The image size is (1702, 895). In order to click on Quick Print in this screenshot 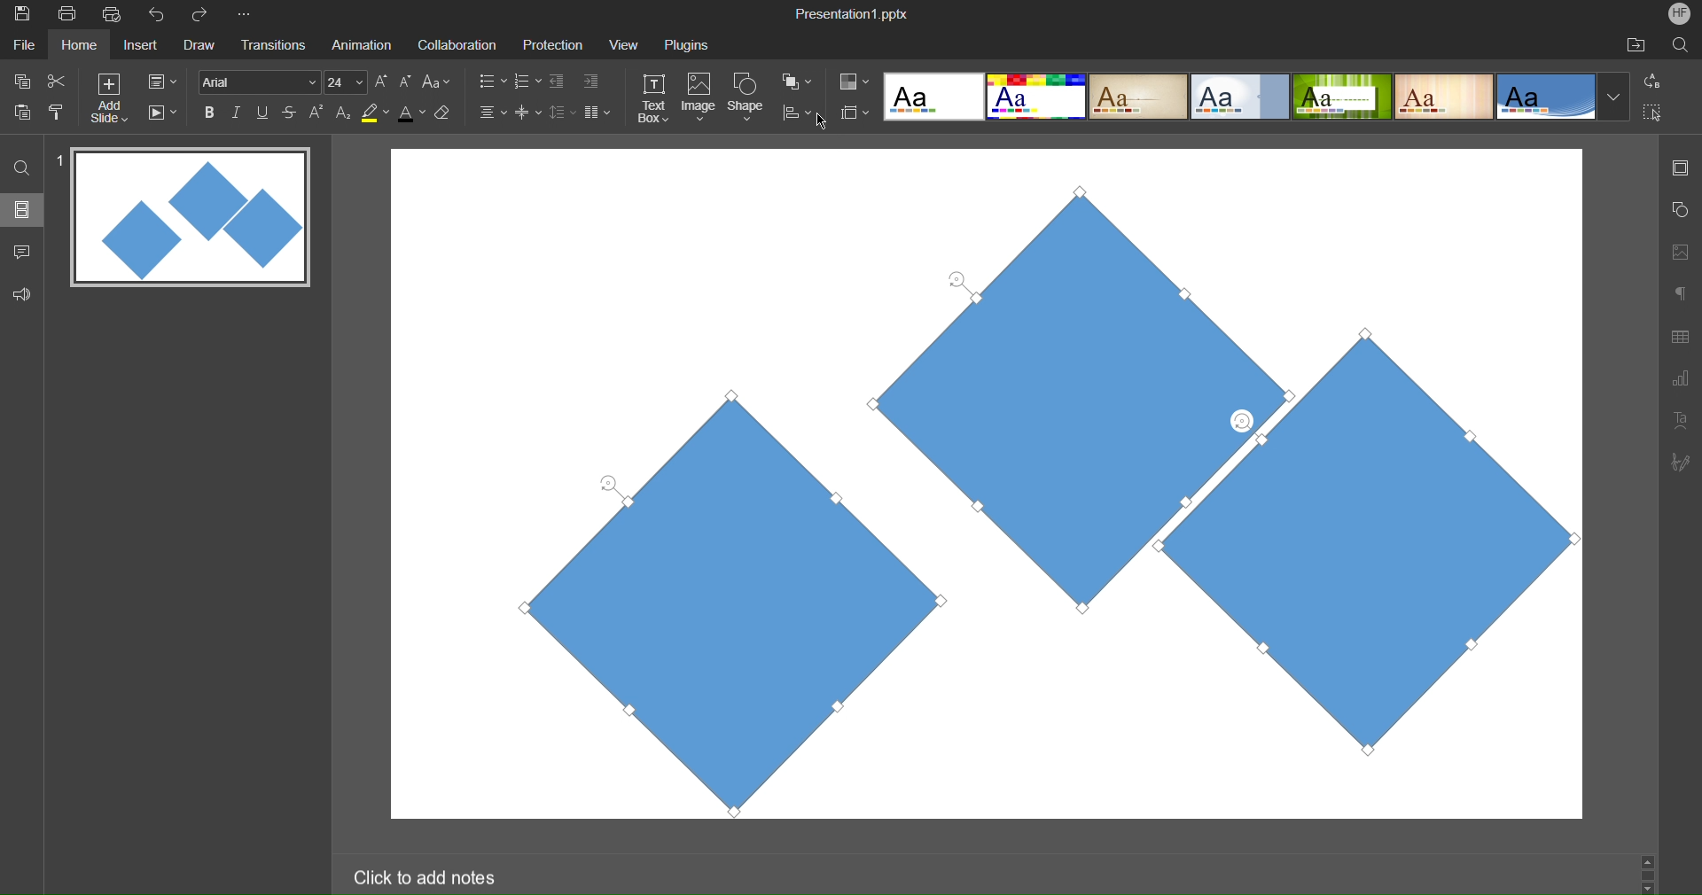, I will do `click(114, 14)`.